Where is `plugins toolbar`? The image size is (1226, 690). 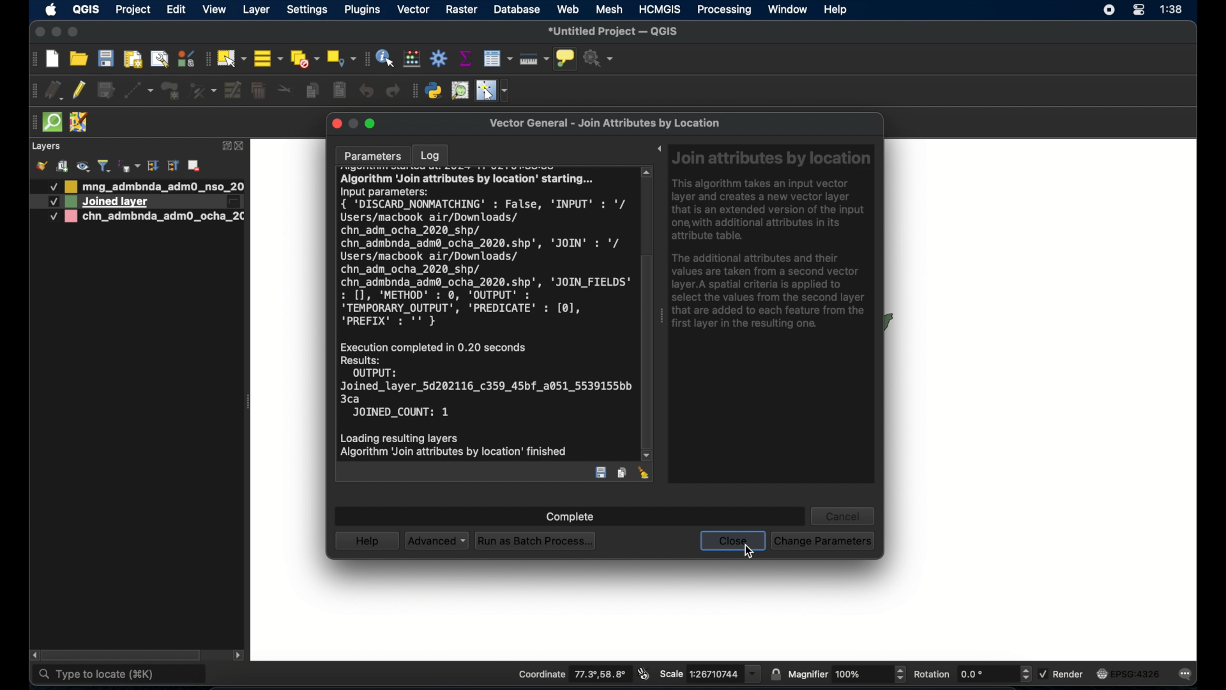 plugins toolbar is located at coordinates (414, 91).